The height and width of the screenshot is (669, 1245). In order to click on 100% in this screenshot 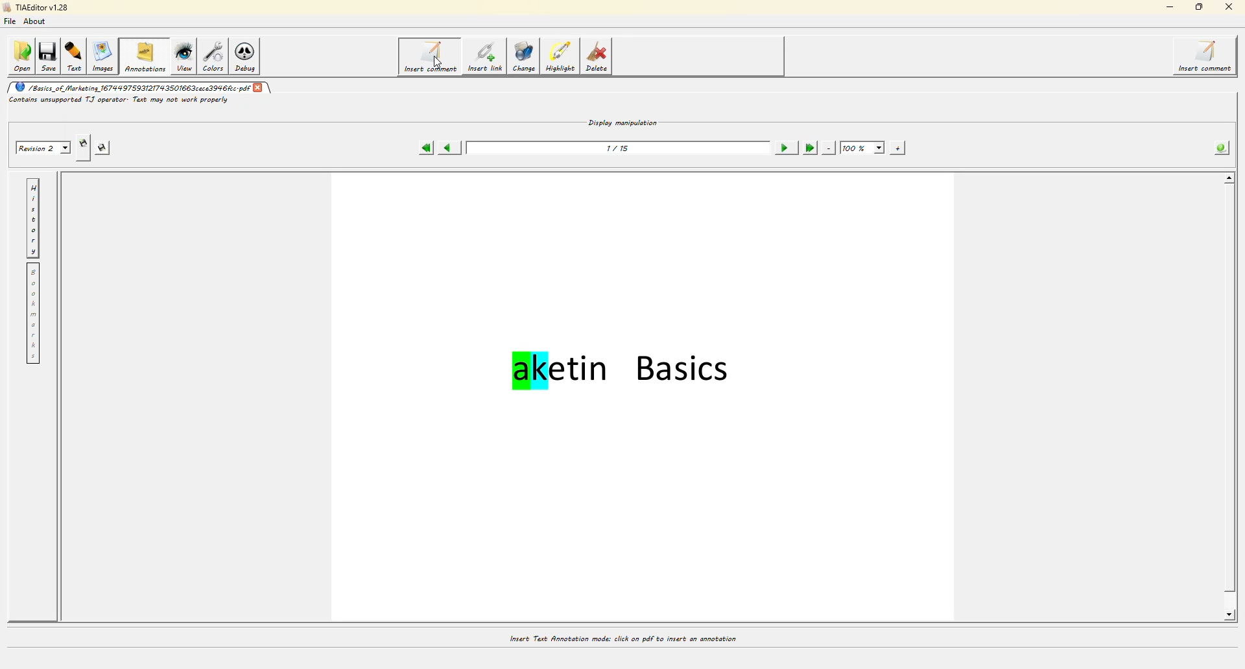, I will do `click(863, 148)`.